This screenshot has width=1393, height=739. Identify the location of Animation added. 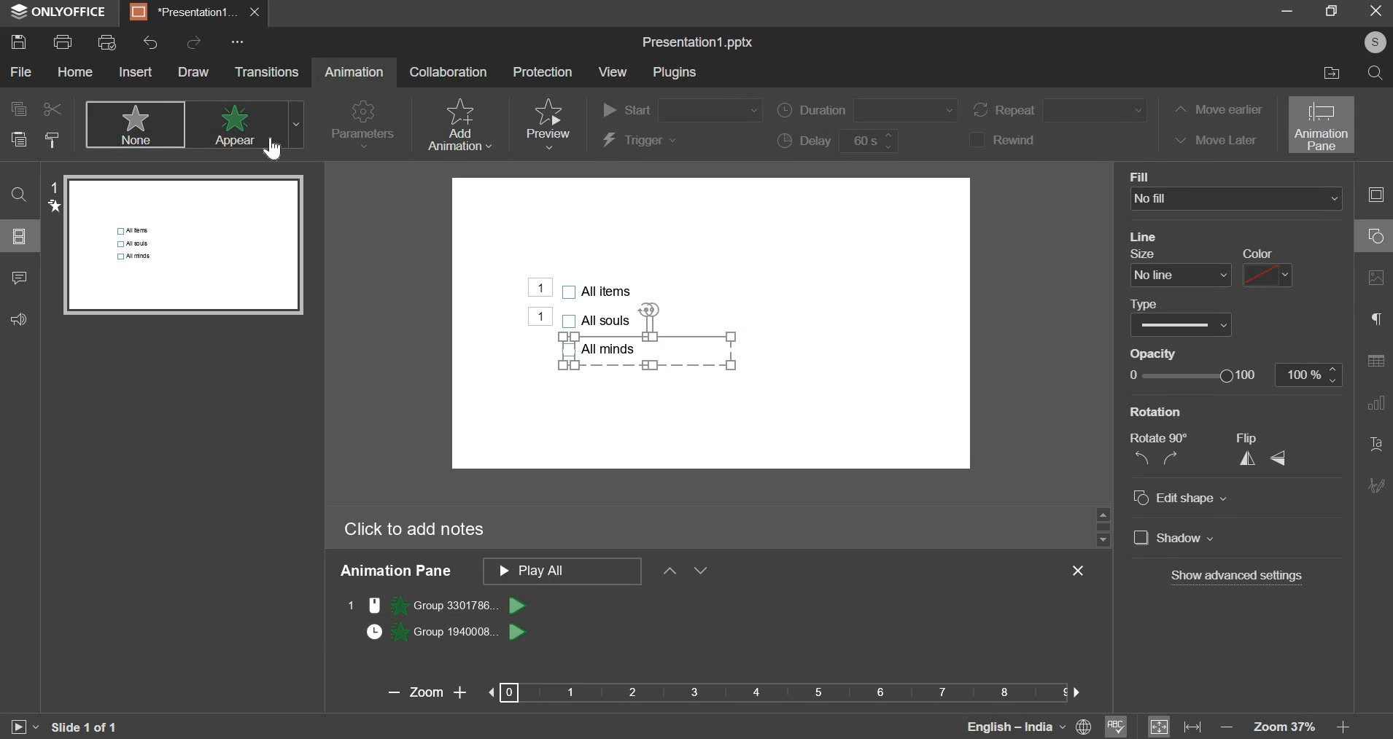
(527, 288).